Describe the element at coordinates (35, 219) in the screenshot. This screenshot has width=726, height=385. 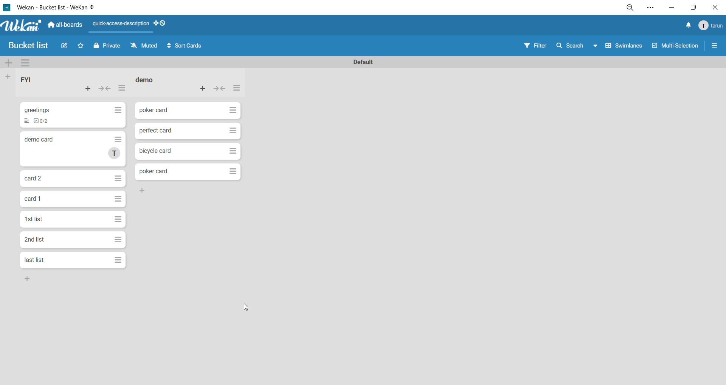
I see `1st list` at that location.